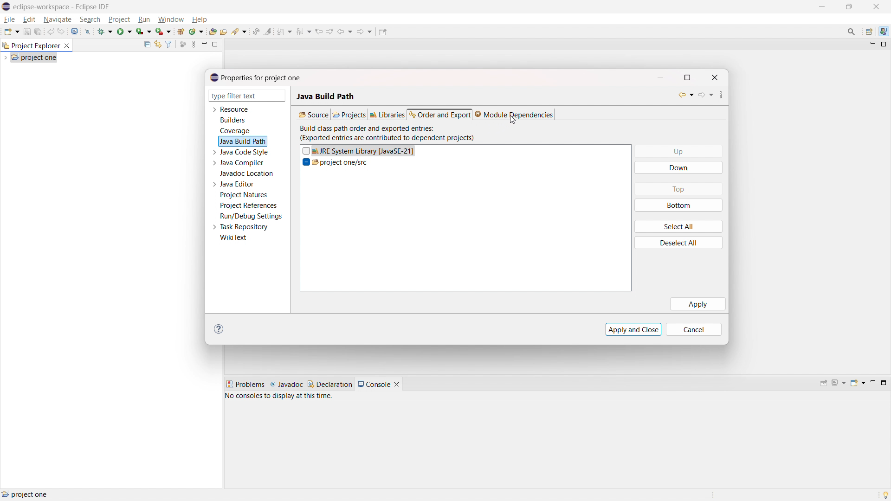 This screenshot has width=891, height=501. What do you see at coordinates (358, 151) in the screenshot?
I see `JRE system library` at bounding box center [358, 151].